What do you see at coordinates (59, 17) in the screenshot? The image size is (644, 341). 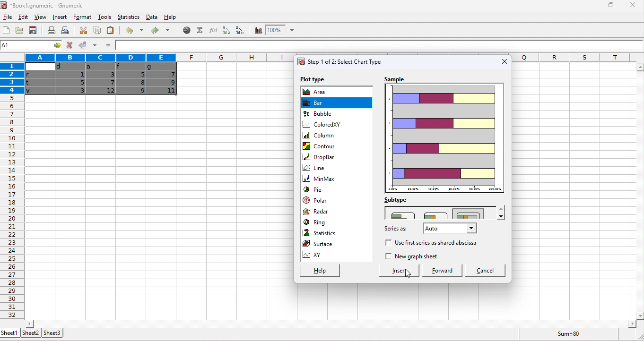 I see `insert` at bounding box center [59, 17].